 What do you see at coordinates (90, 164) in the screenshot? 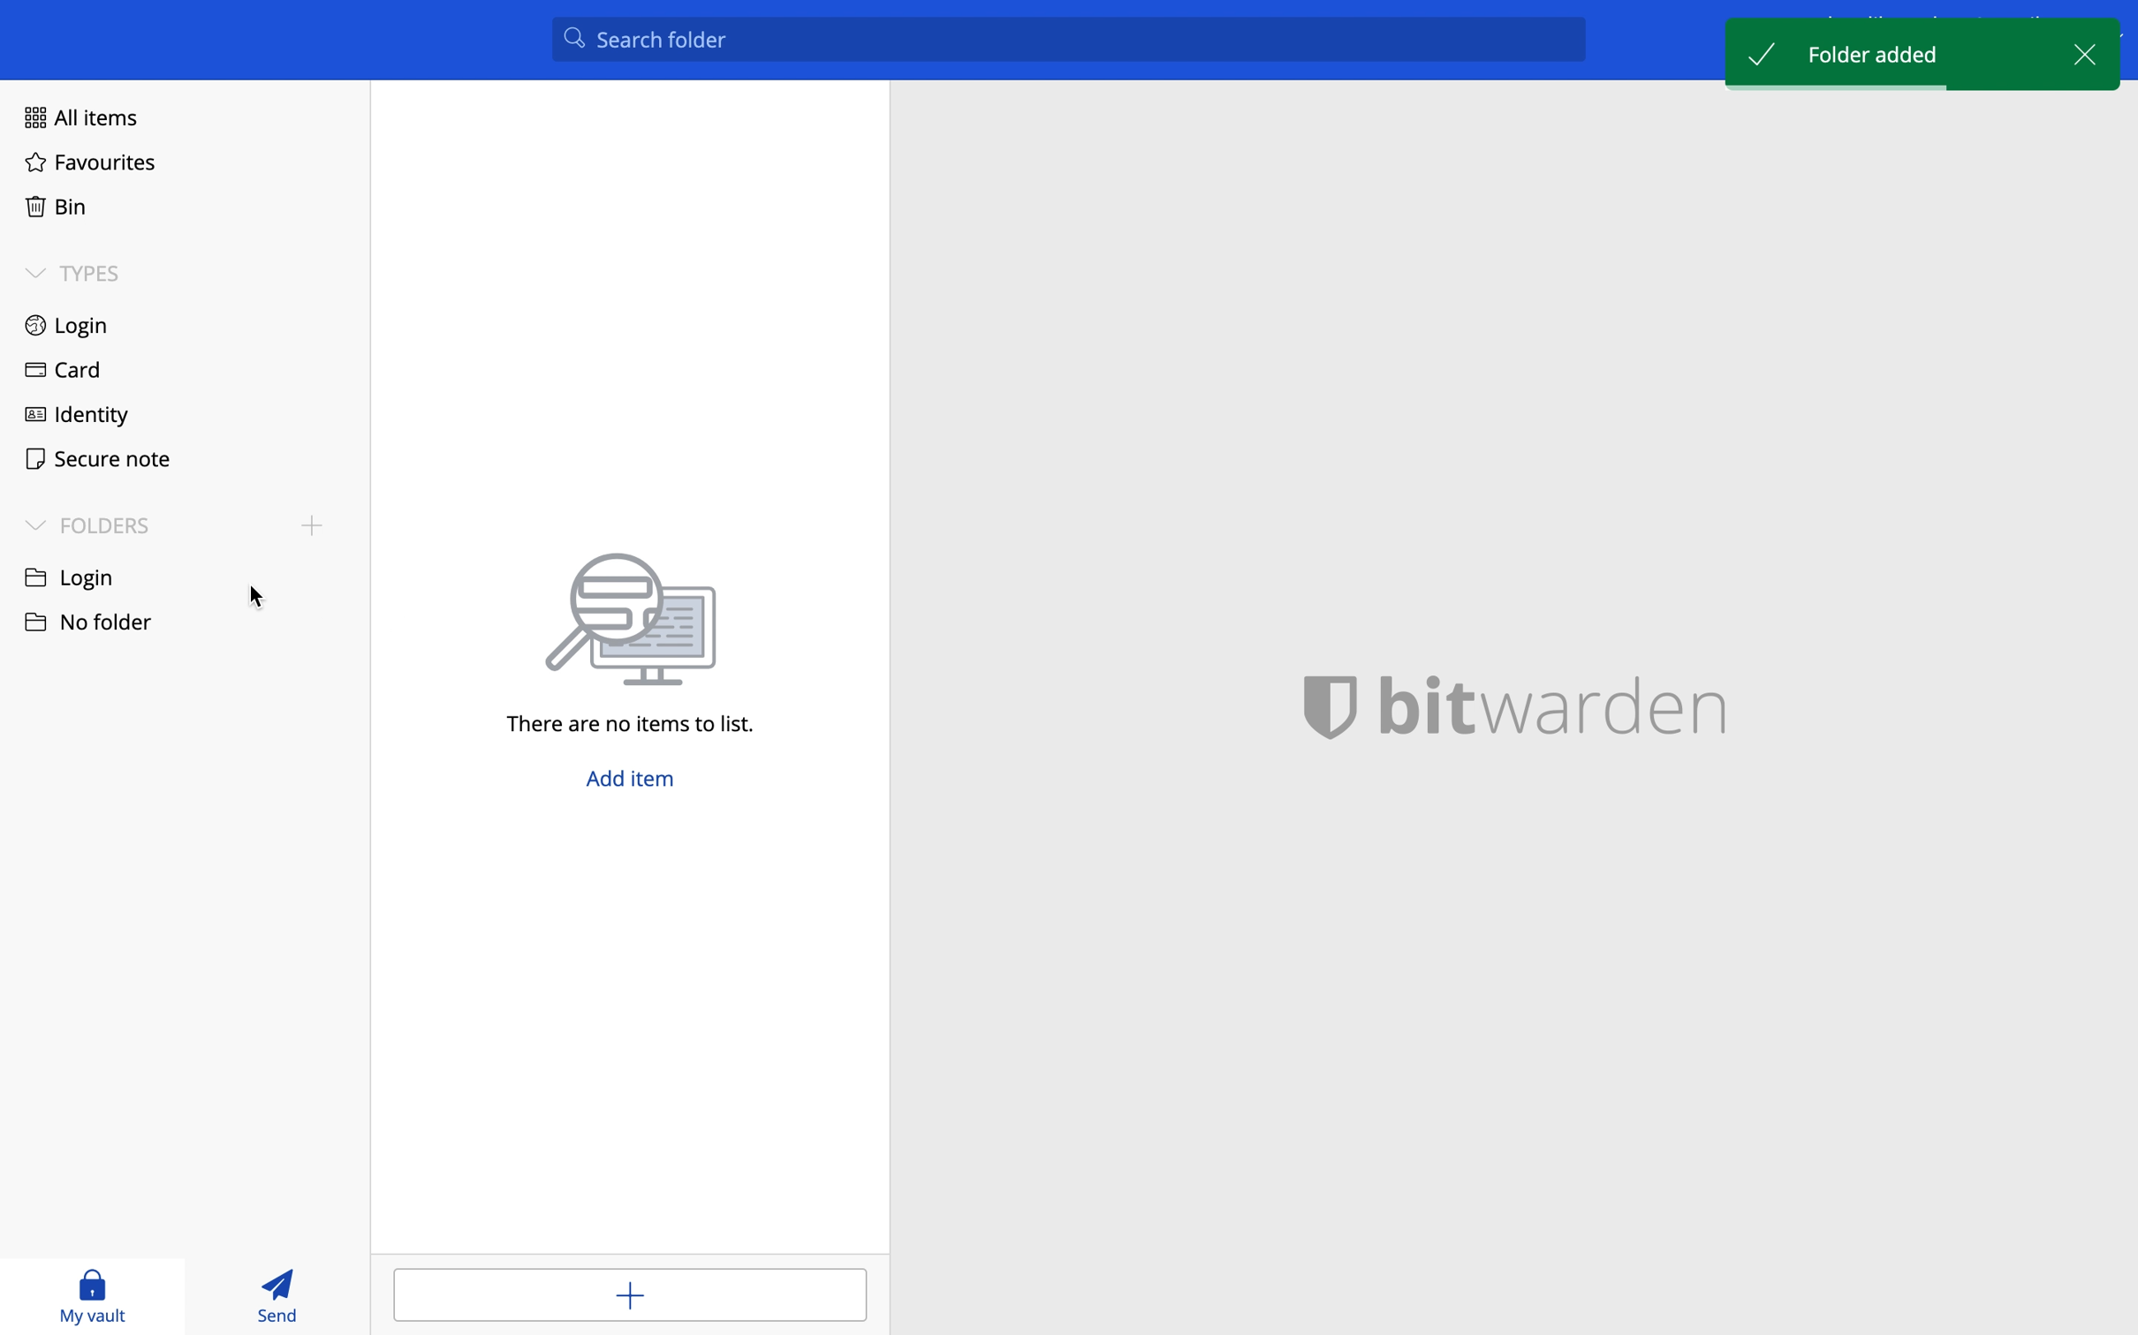
I see `favourites` at bounding box center [90, 164].